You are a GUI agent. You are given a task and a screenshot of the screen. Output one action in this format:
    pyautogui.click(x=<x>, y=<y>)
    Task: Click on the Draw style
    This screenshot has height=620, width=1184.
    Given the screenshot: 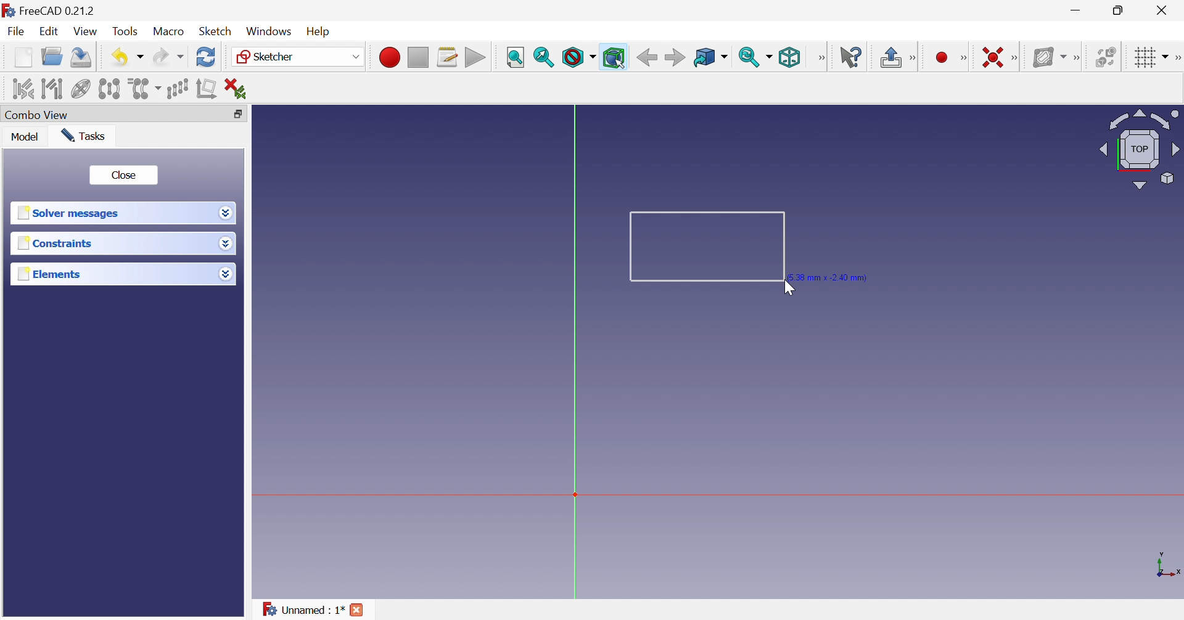 What is the action you would take?
    pyautogui.click(x=578, y=57)
    